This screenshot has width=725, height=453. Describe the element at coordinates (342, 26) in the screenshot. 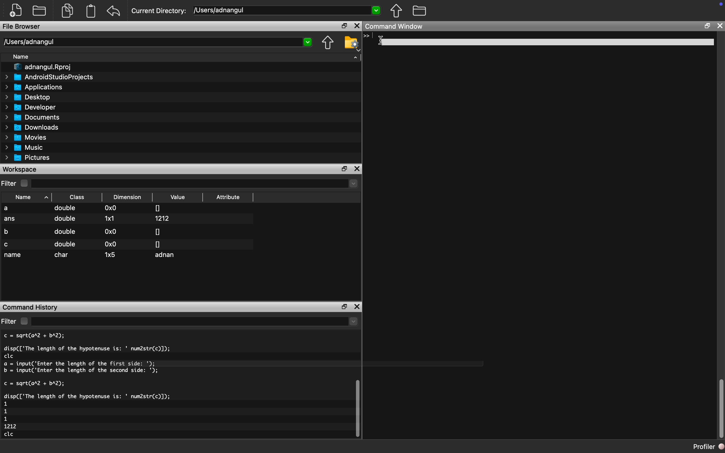

I see `restore down` at that location.